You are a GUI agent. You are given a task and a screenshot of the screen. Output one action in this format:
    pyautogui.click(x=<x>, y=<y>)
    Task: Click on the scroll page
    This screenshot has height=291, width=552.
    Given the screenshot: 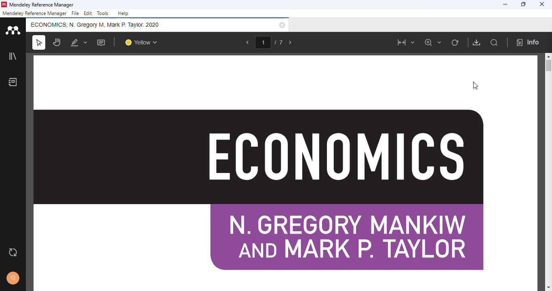 What is the action you would take?
    pyautogui.click(x=57, y=42)
    